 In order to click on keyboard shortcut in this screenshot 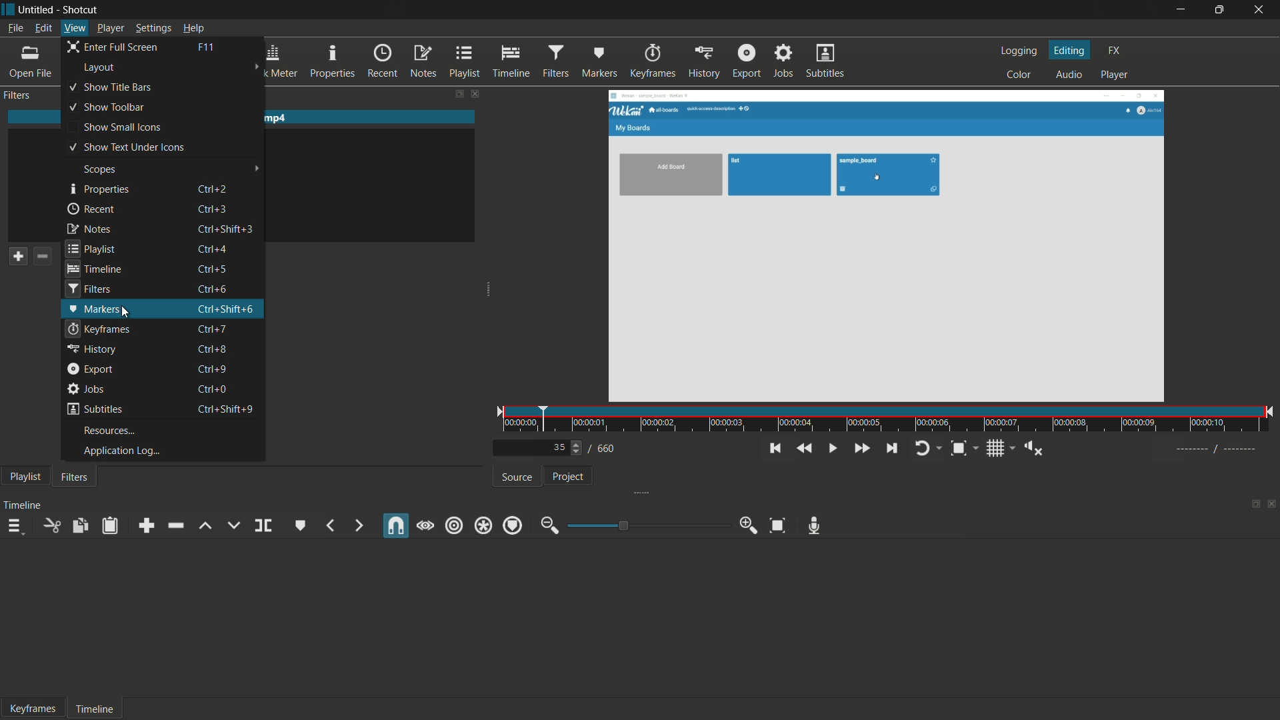, I will do `click(206, 48)`.